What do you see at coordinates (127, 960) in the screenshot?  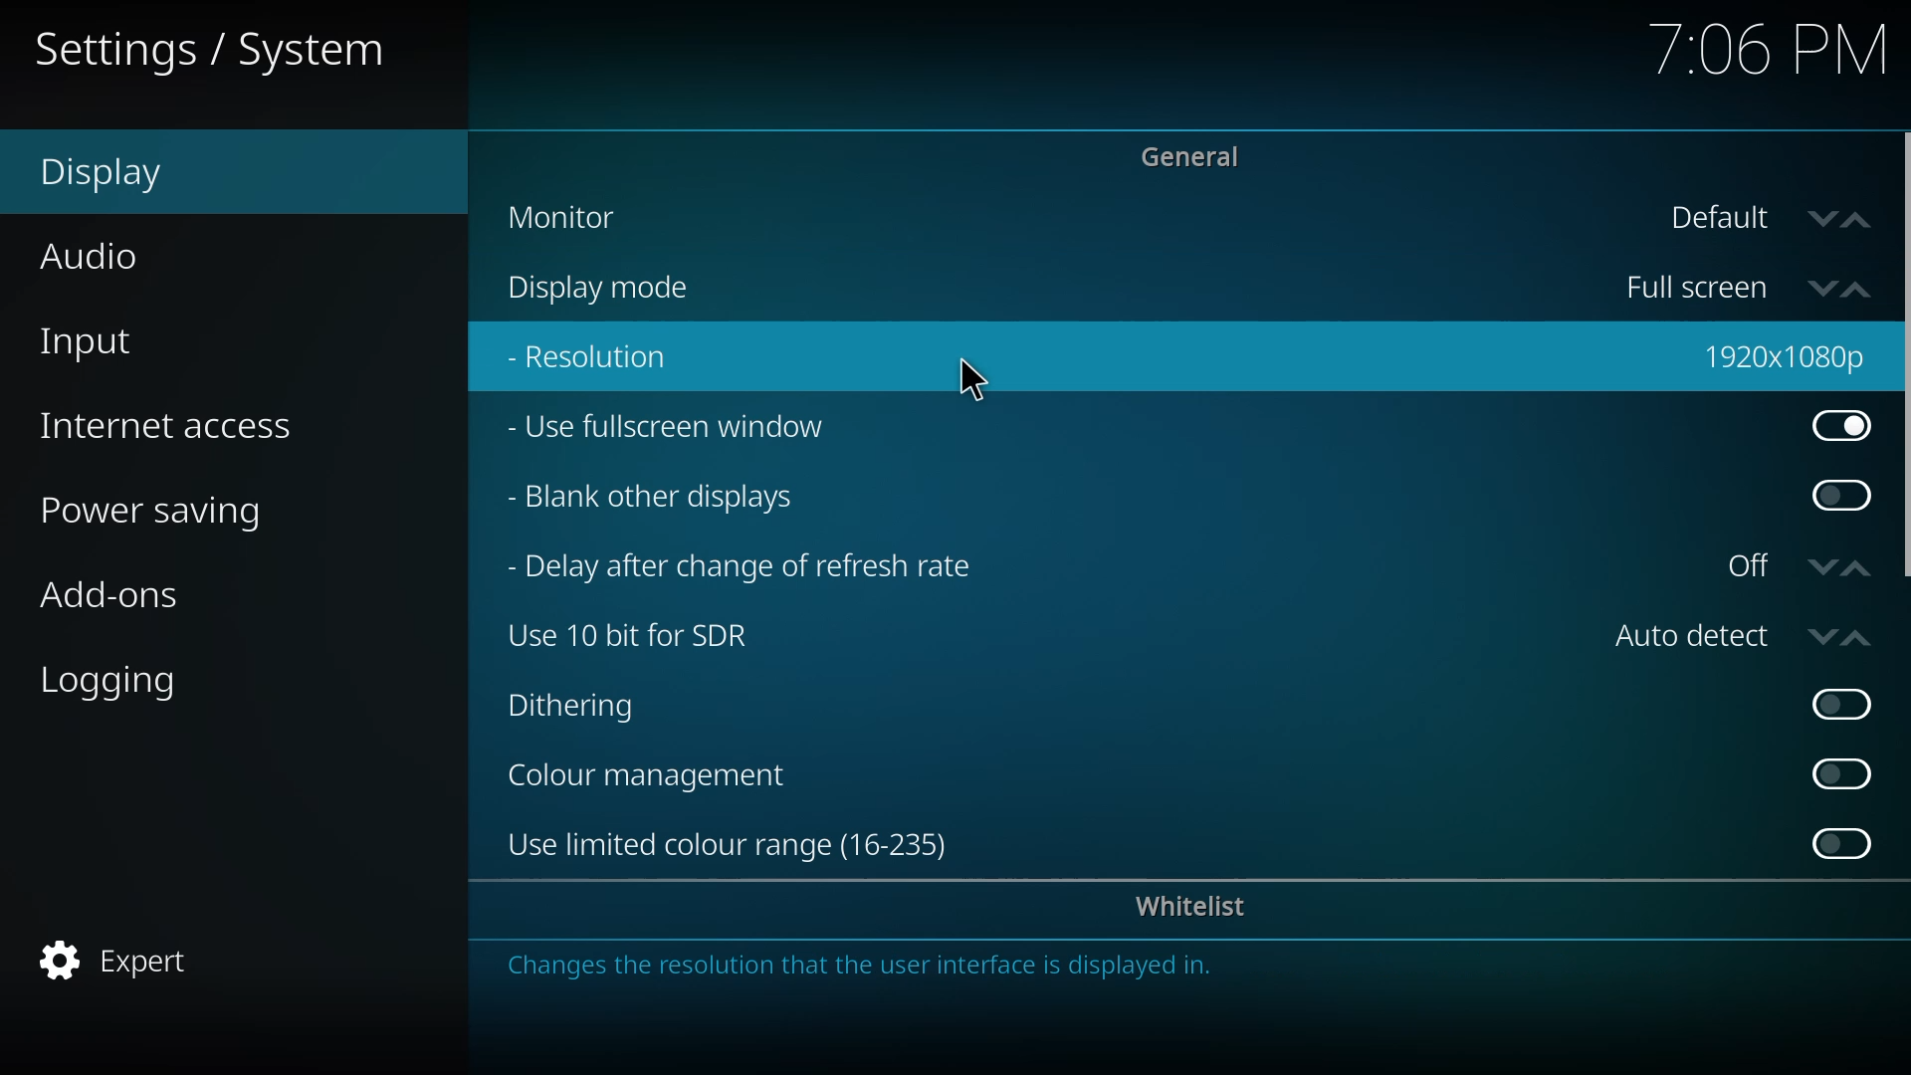 I see `expert` at bounding box center [127, 960].